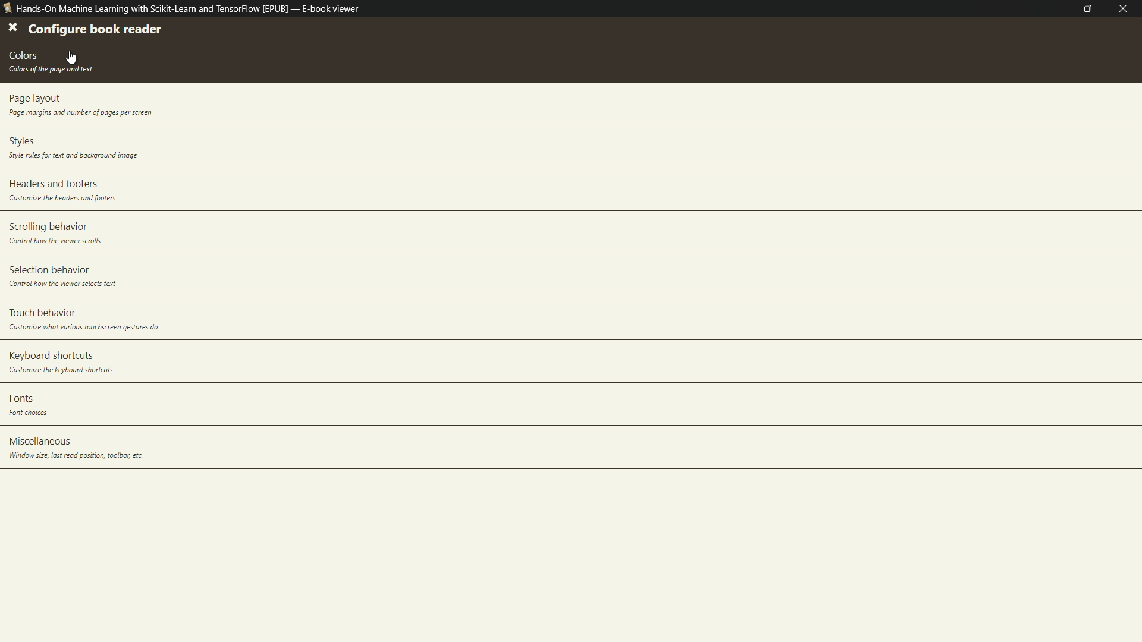 The width and height of the screenshot is (1142, 642). What do you see at coordinates (49, 355) in the screenshot?
I see `keyboard shortcuts` at bounding box center [49, 355].